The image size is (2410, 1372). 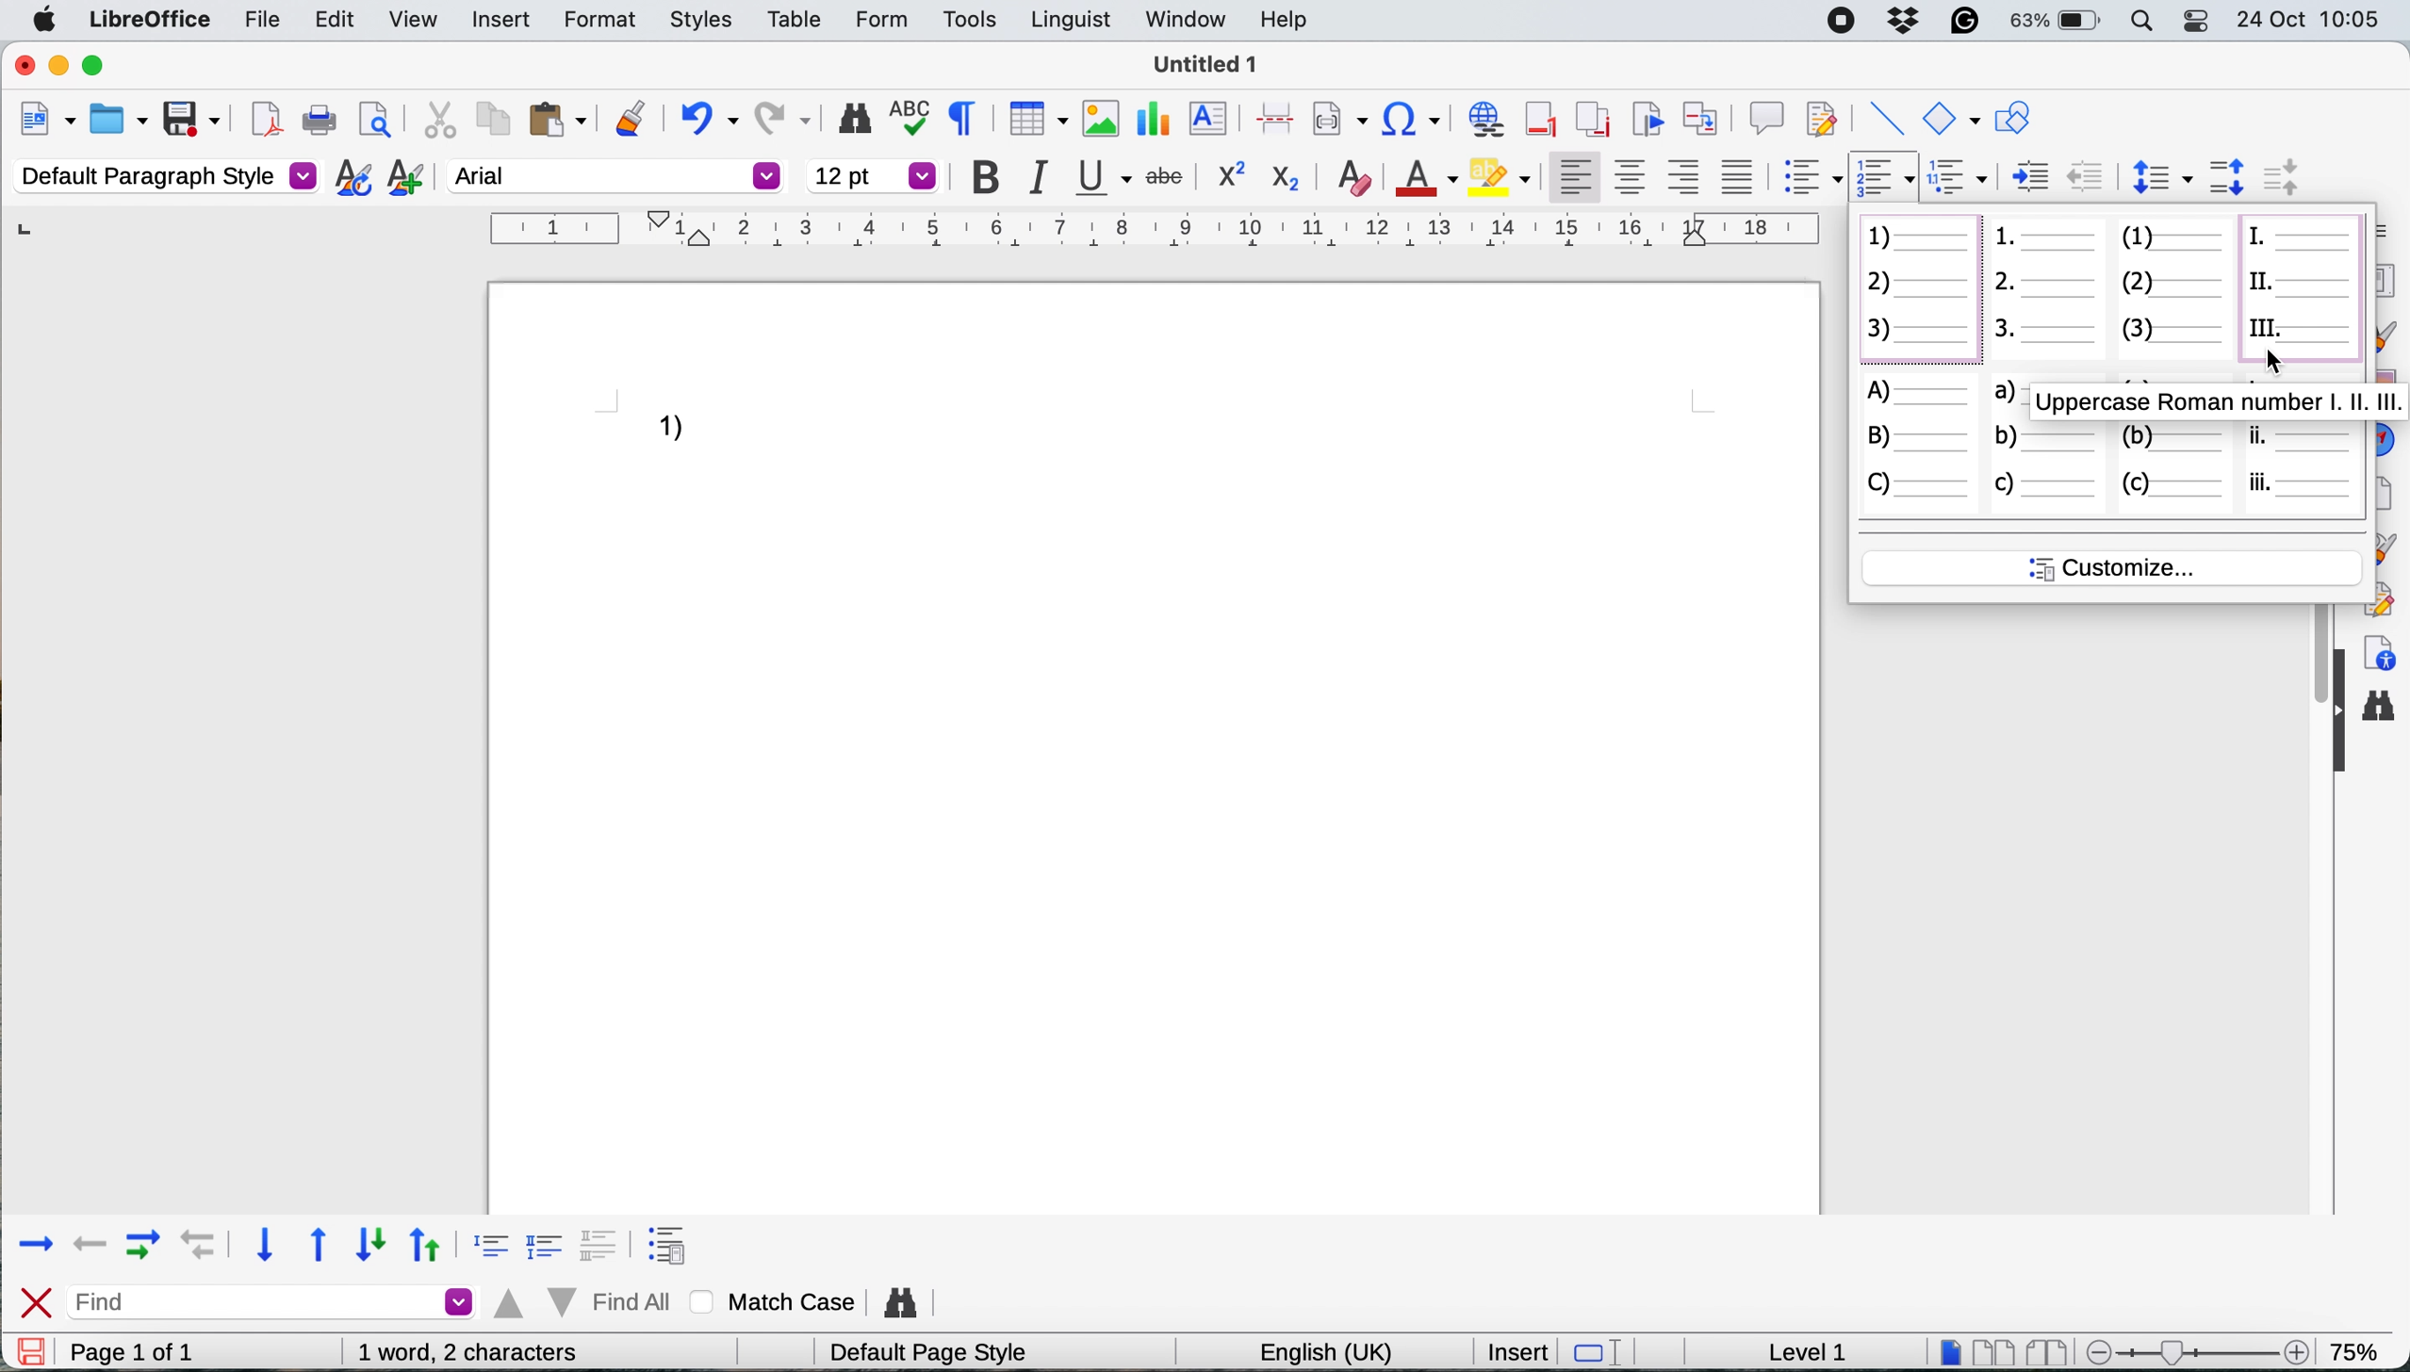 What do you see at coordinates (2057, 23) in the screenshot?
I see `63%` at bounding box center [2057, 23].